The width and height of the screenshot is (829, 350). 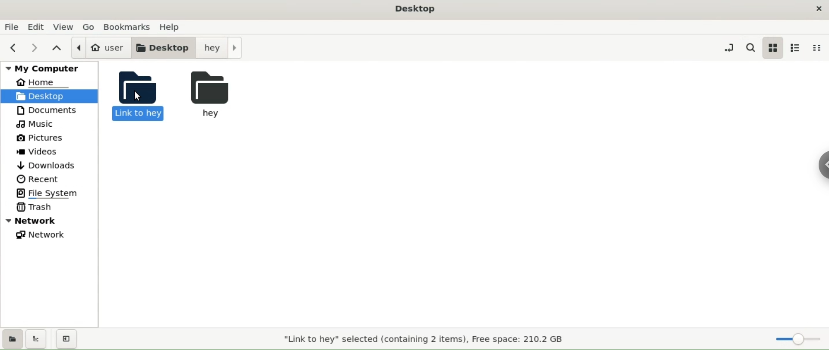 I want to click on trask, so click(x=35, y=207).